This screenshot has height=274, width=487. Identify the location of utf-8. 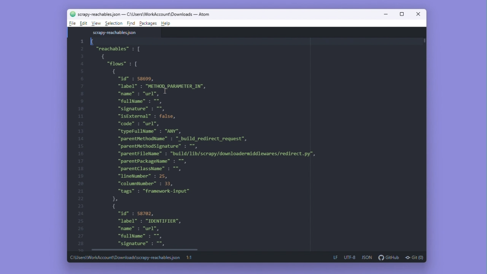
(350, 258).